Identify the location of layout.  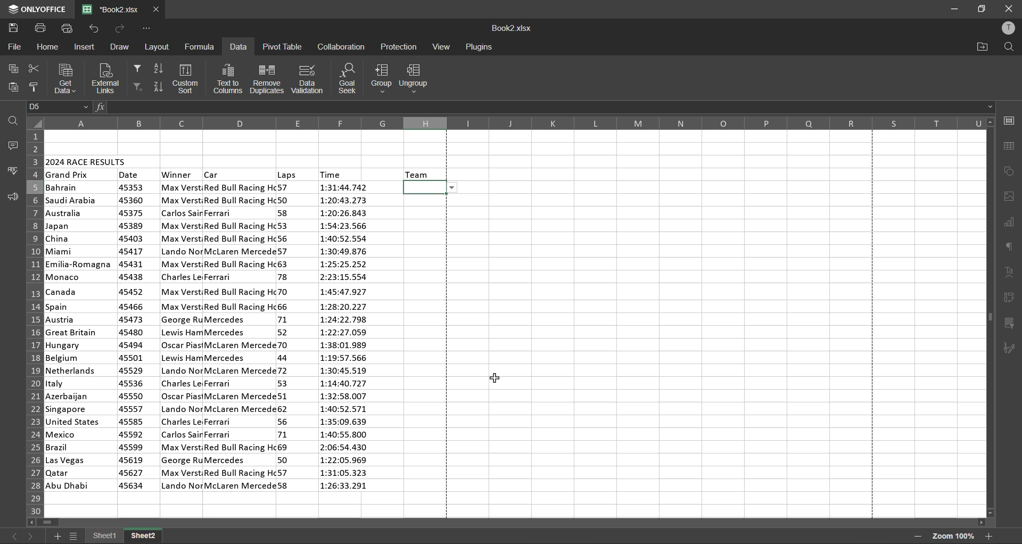
(159, 47).